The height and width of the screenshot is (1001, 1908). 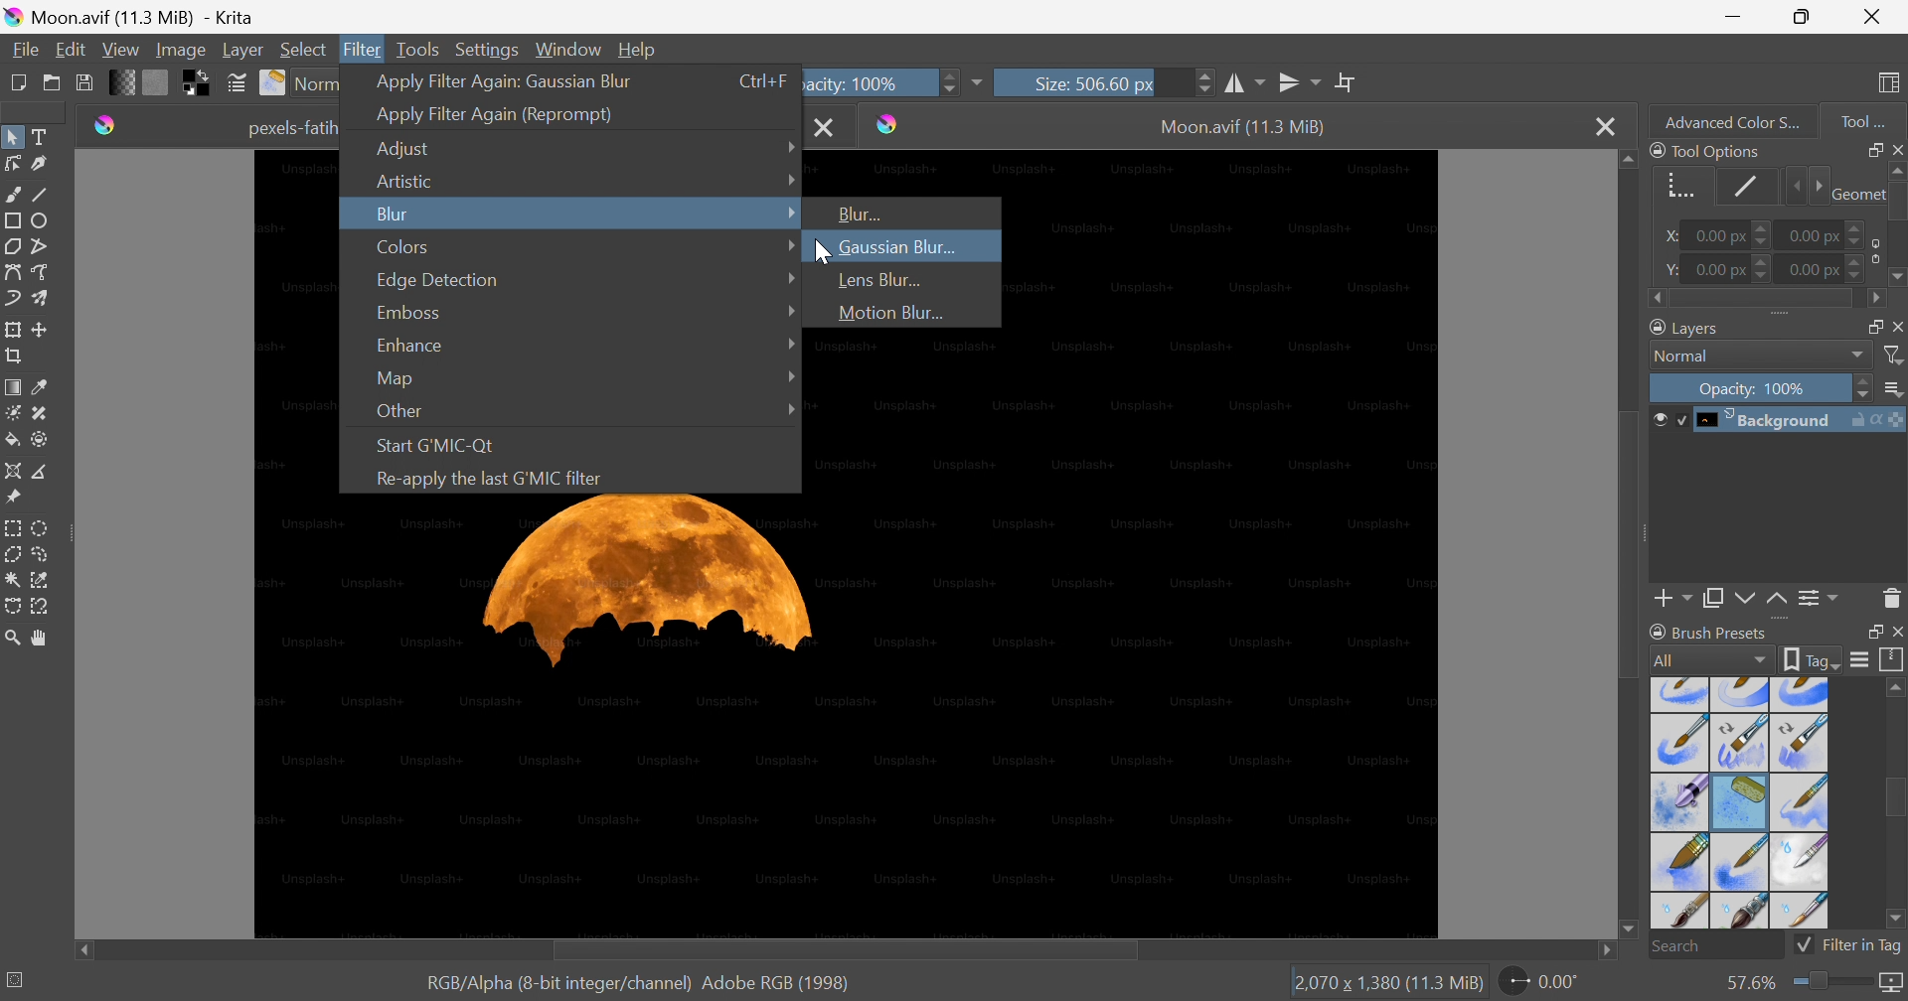 I want to click on Restore down, so click(x=1867, y=631).